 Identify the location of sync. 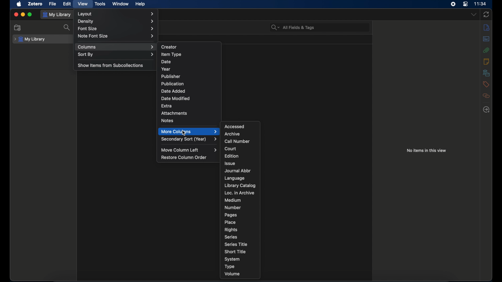
(486, 14).